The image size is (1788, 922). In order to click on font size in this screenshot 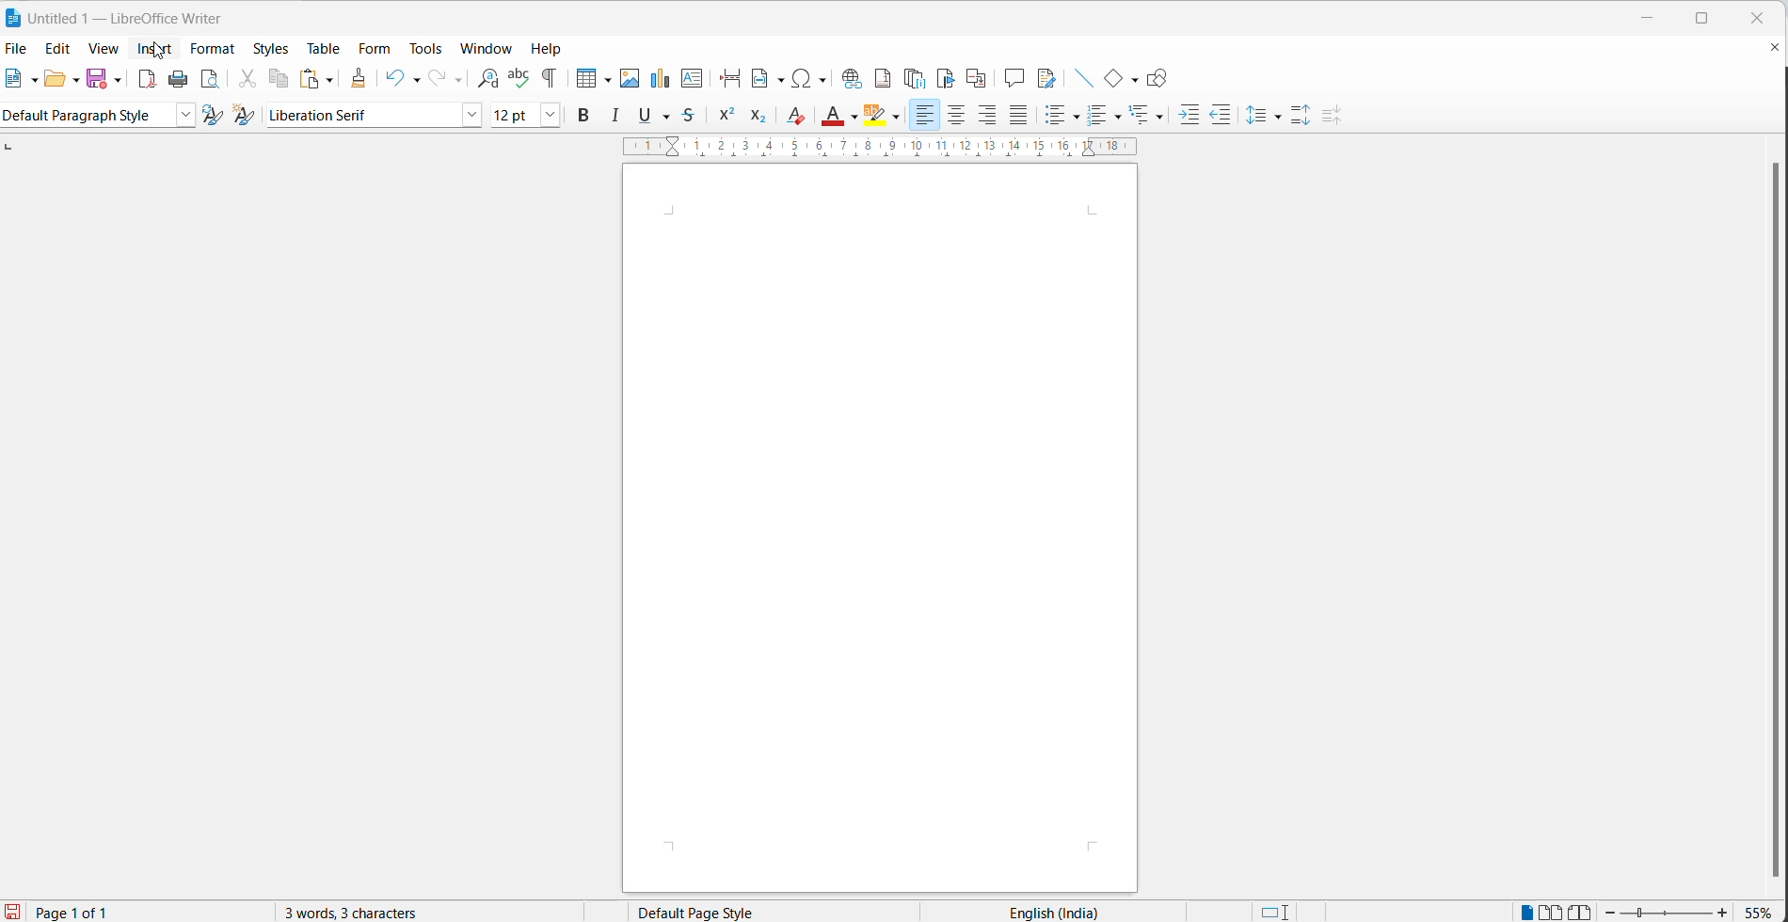, I will do `click(514, 115)`.